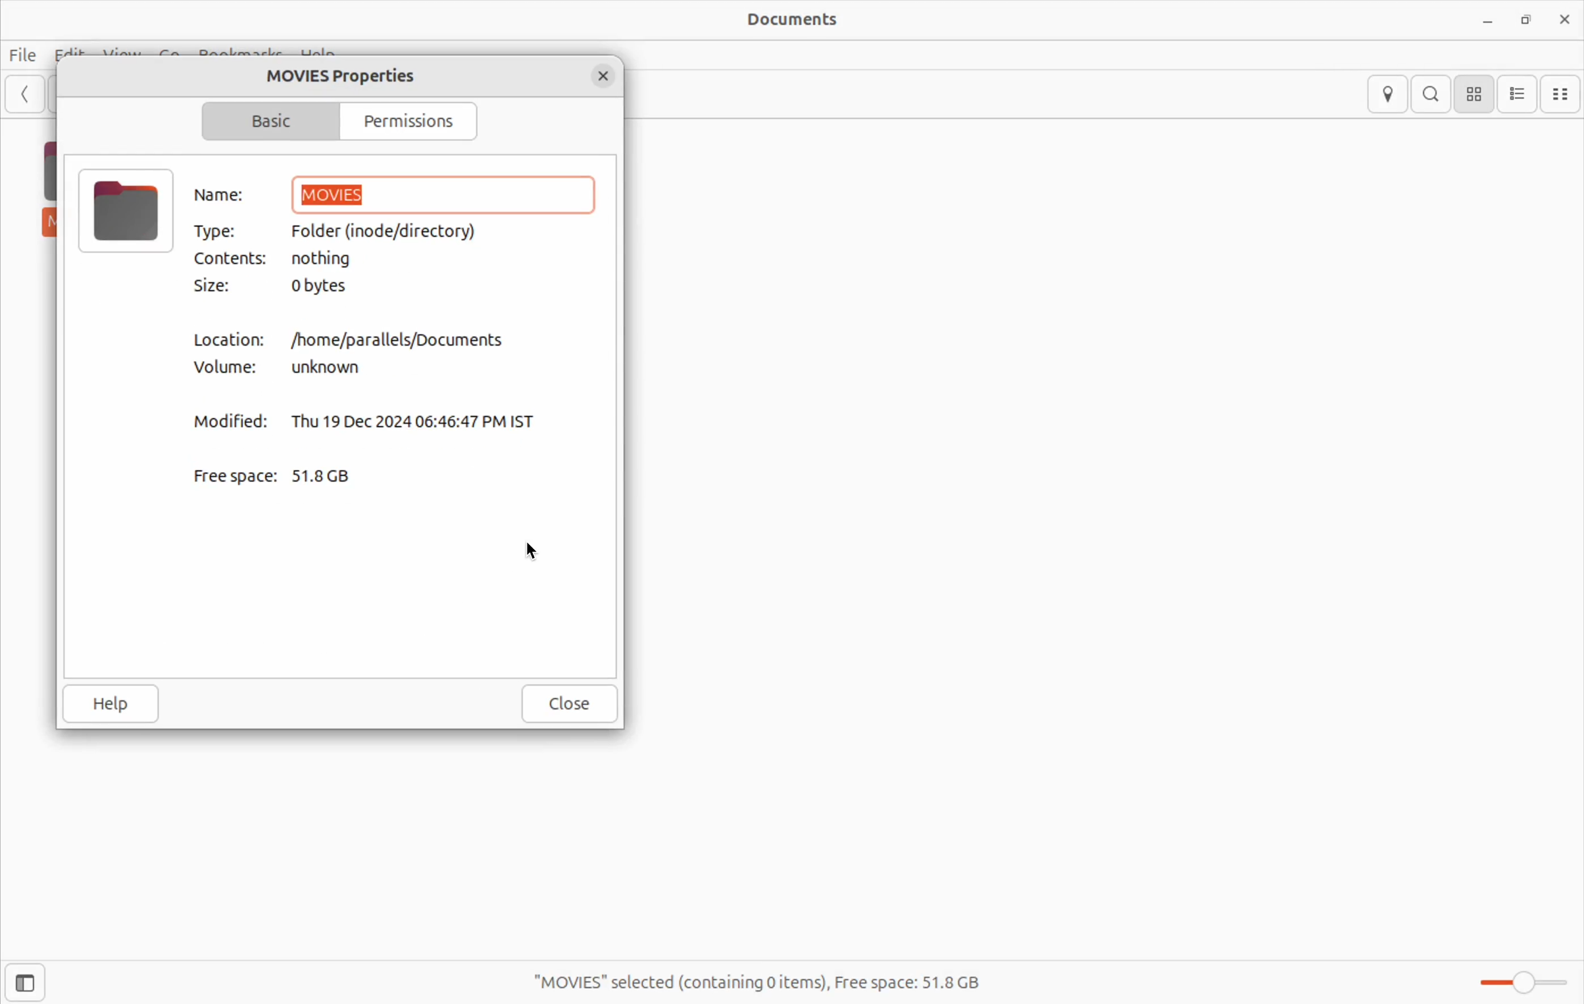 The width and height of the screenshot is (1584, 1004). I want to click on location, so click(1387, 95).